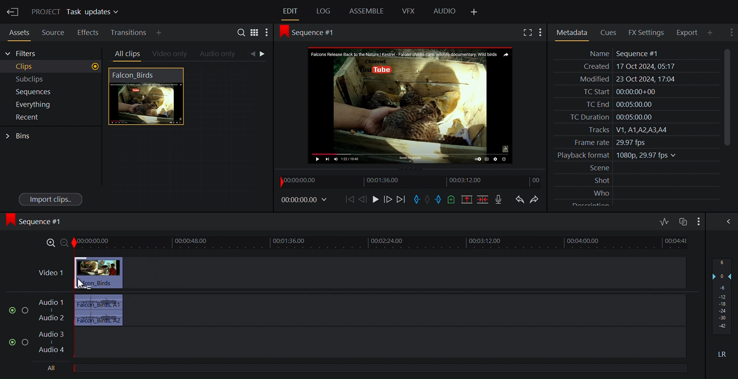 This screenshot has height=379, width=738. What do you see at coordinates (635, 117) in the screenshot?
I see `TC Duration` at bounding box center [635, 117].